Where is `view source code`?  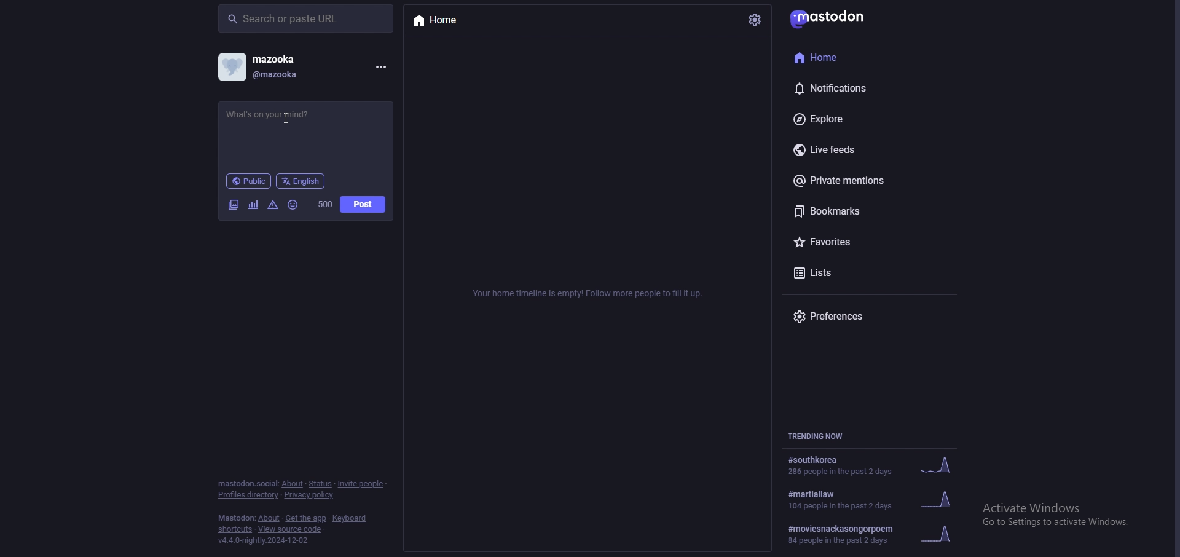
view source code is located at coordinates (290, 529).